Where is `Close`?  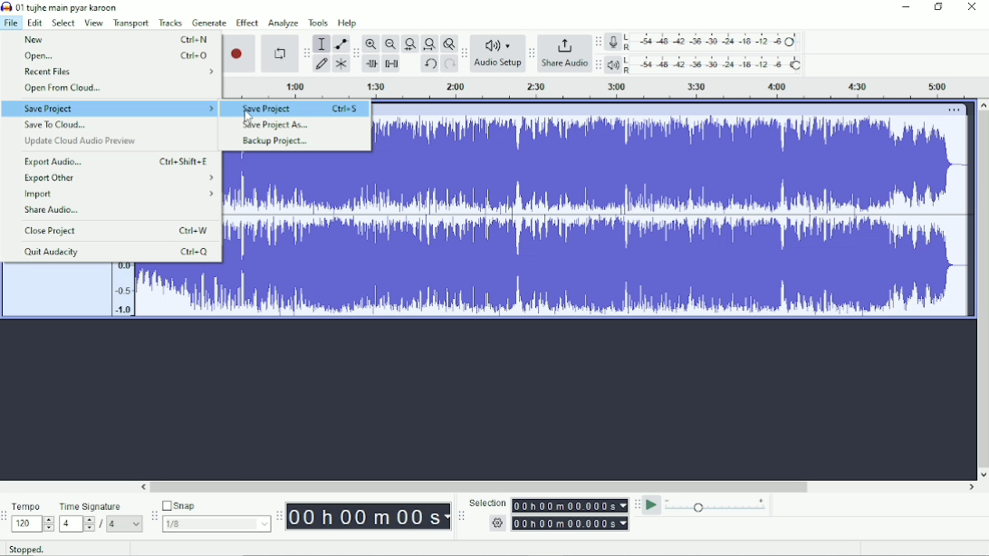 Close is located at coordinates (972, 8).